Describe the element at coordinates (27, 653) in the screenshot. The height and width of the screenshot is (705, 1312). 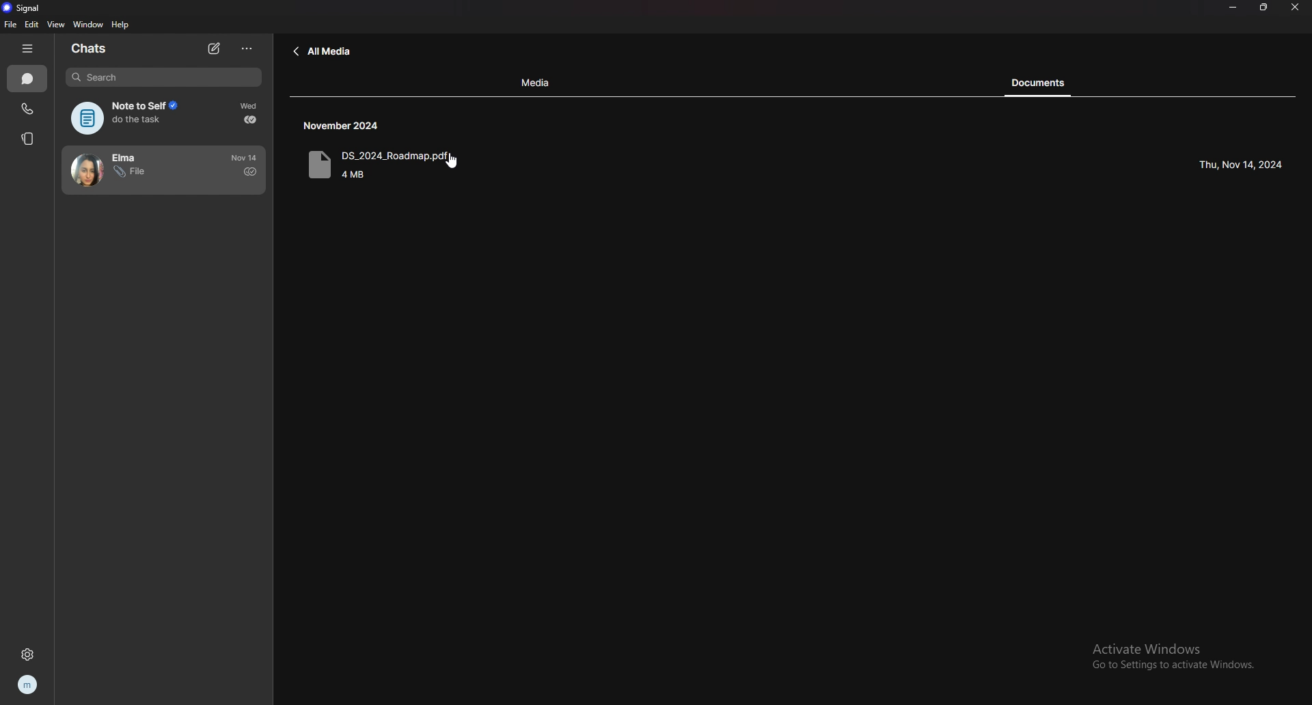
I see `settings` at that location.